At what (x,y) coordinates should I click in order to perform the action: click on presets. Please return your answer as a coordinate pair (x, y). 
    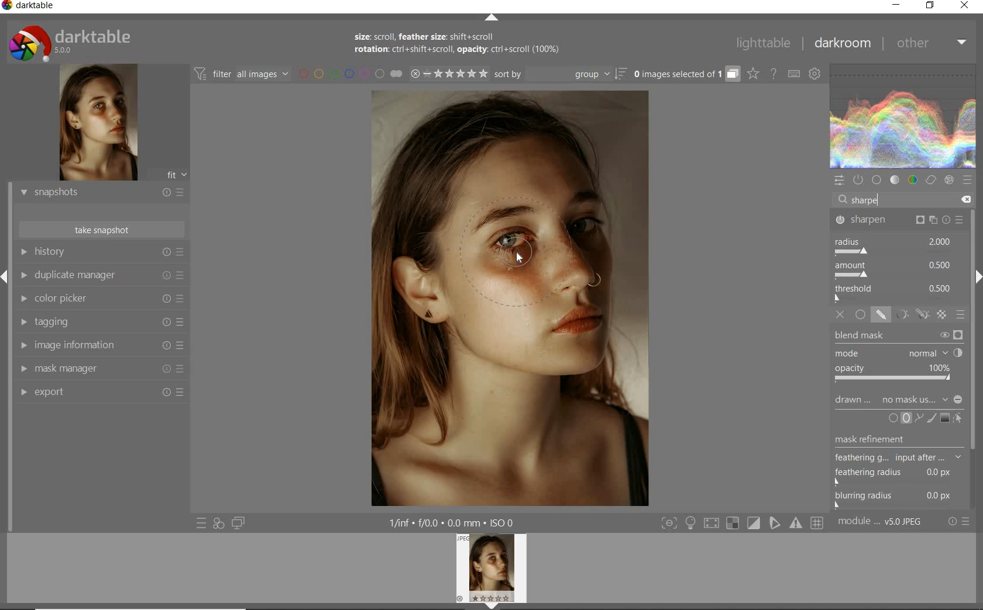
    Looking at the image, I should click on (967, 180).